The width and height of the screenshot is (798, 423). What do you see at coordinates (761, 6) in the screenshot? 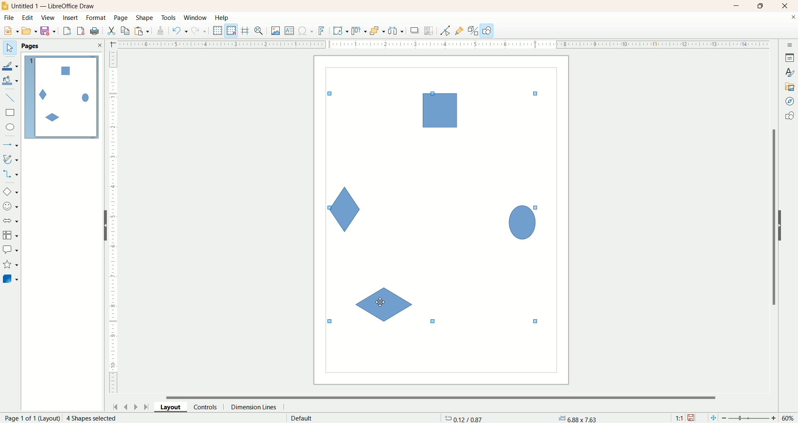
I see `maximize` at bounding box center [761, 6].